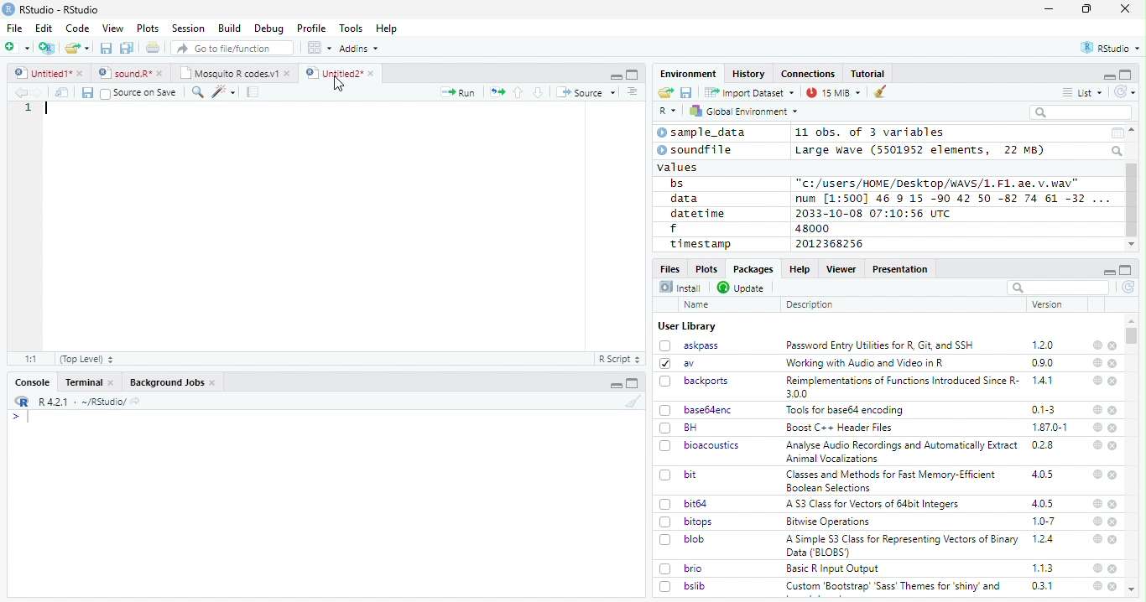 This screenshot has height=602, width=1146. What do you see at coordinates (187, 29) in the screenshot?
I see `Session` at bounding box center [187, 29].